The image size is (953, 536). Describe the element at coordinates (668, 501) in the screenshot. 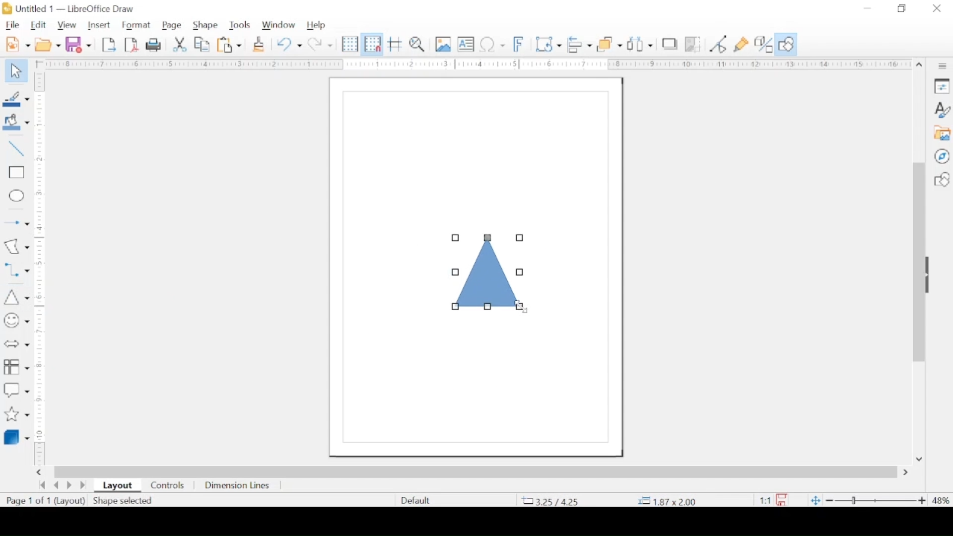

I see `coordinate` at that location.